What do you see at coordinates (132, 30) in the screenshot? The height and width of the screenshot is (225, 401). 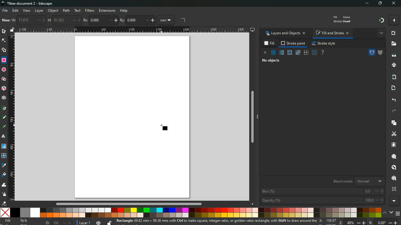 I see `horizontal ruler` at bounding box center [132, 30].